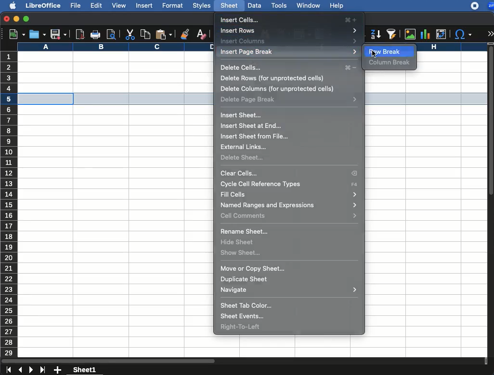 Image resolution: width=494 pixels, height=375 pixels. I want to click on libreoffice, so click(42, 5).